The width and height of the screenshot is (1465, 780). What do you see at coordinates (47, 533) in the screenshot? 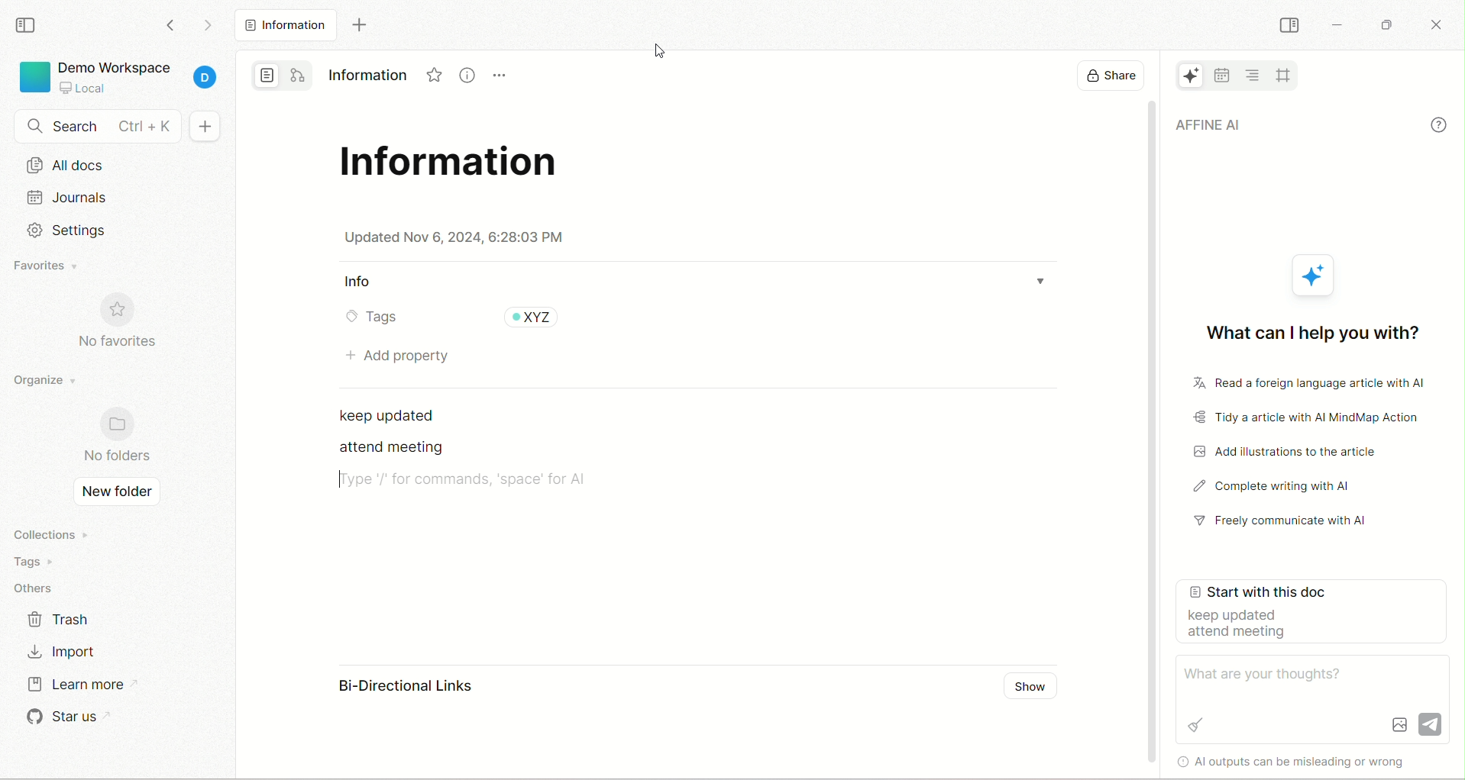
I see `collections` at bounding box center [47, 533].